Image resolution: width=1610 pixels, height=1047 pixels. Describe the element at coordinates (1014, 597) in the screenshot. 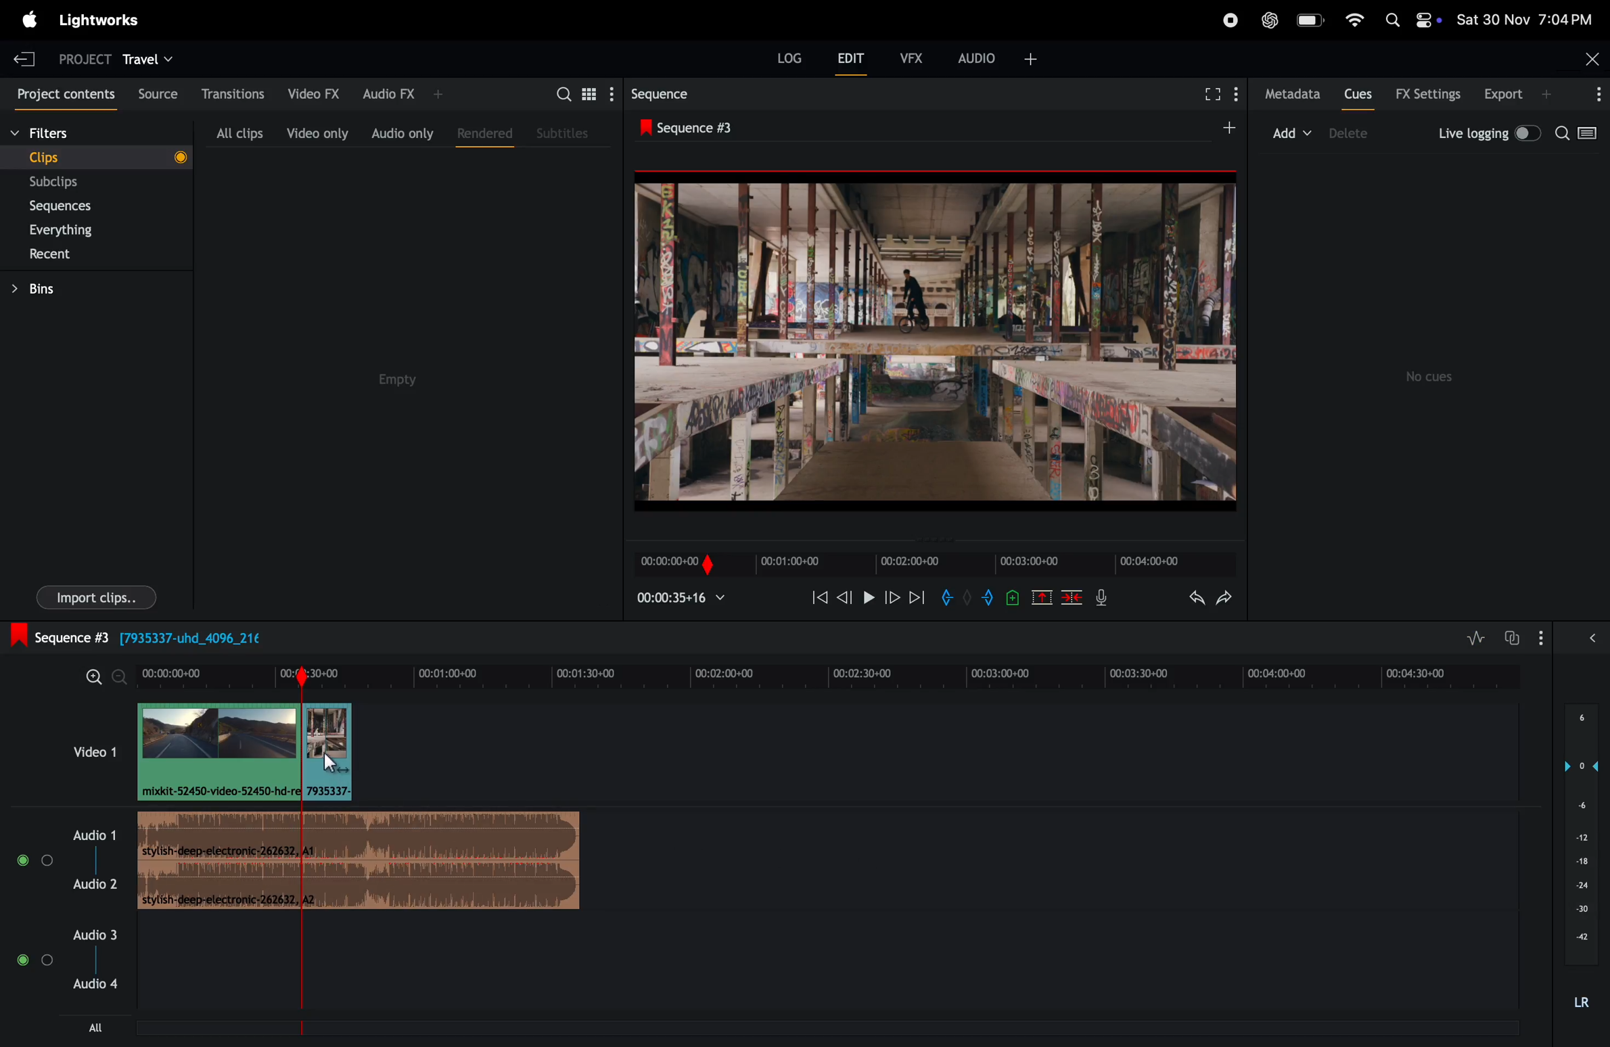

I see `` at that location.